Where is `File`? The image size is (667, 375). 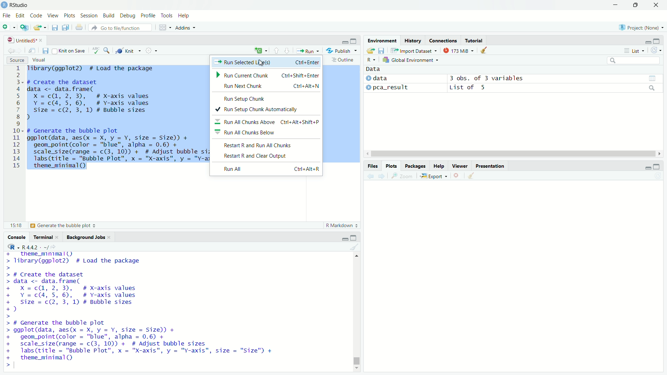
File is located at coordinates (7, 16).